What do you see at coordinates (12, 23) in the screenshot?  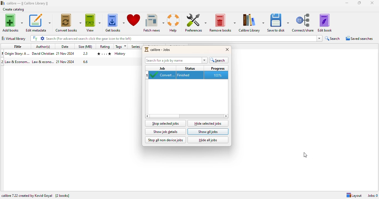 I see `add books` at bounding box center [12, 23].